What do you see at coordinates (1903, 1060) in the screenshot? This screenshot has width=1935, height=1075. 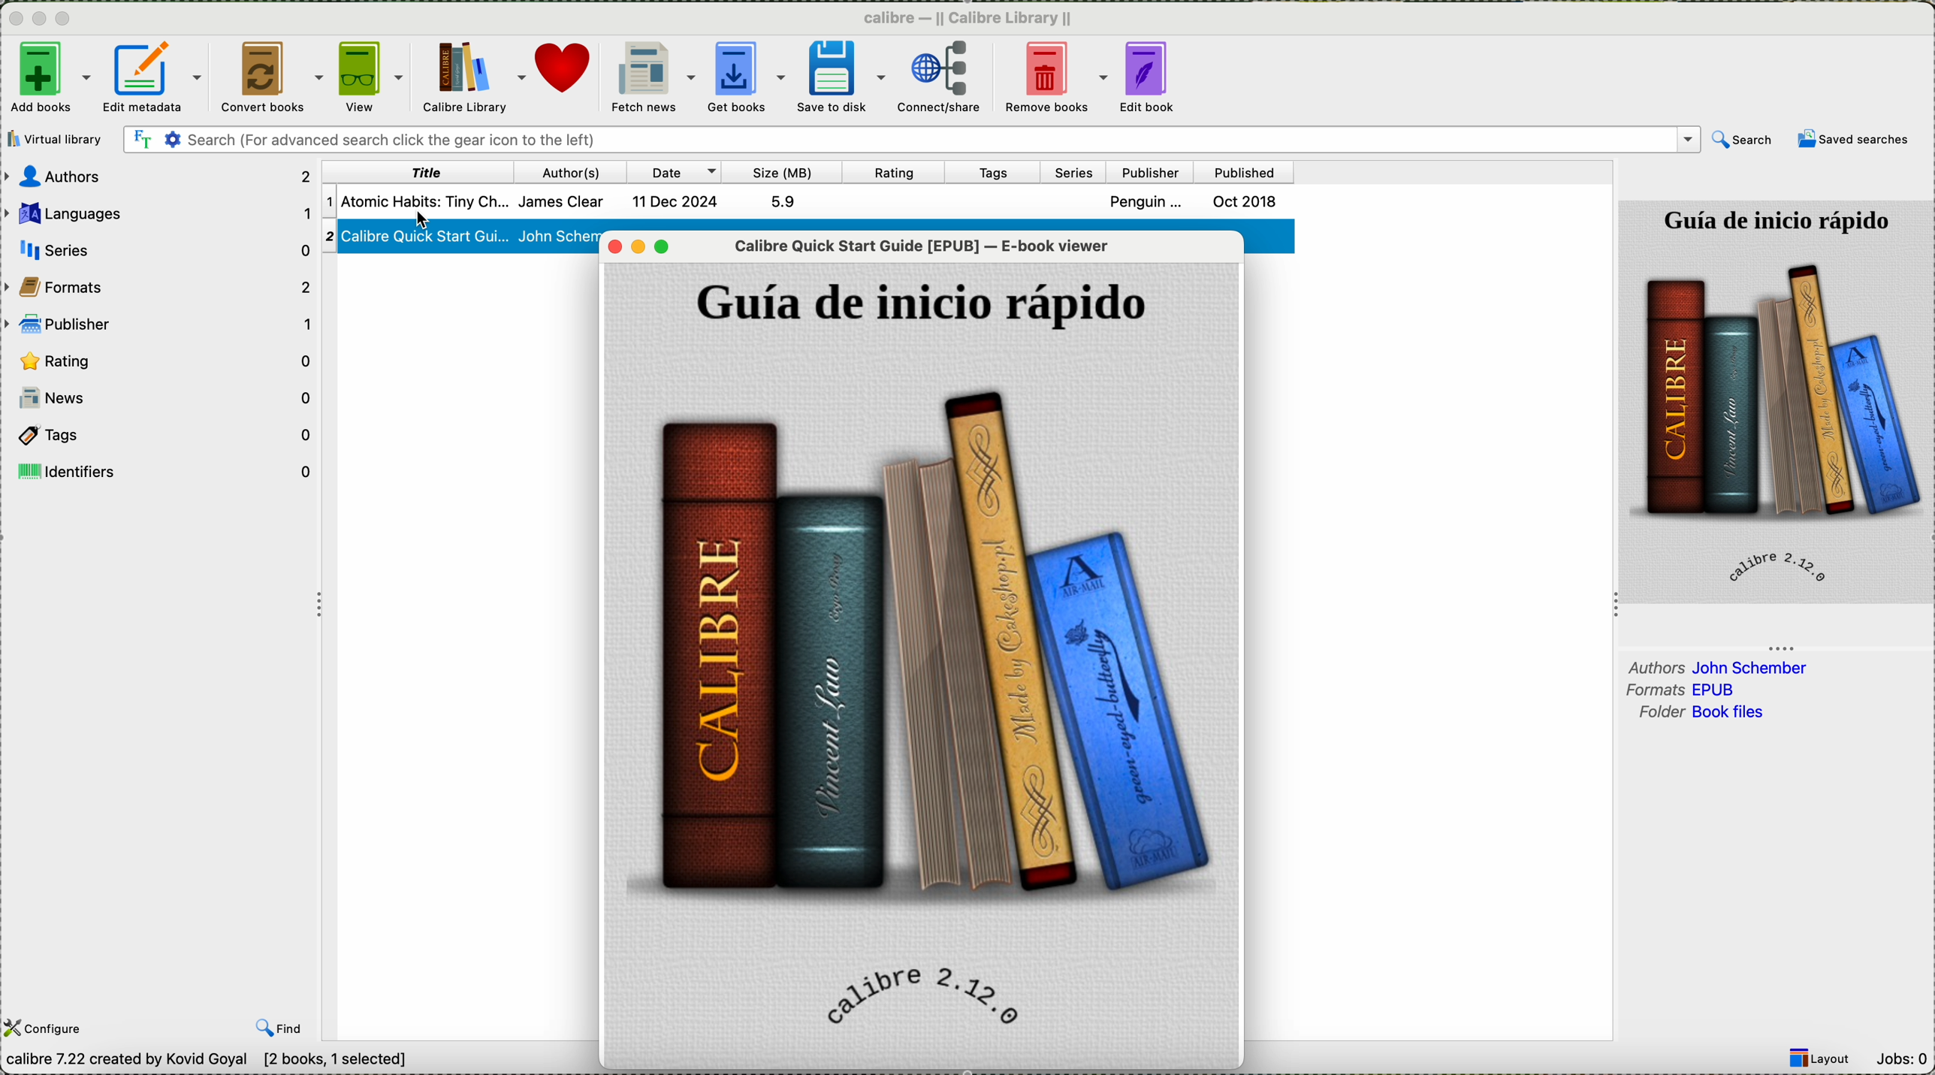 I see `Jobs: 0` at bounding box center [1903, 1060].